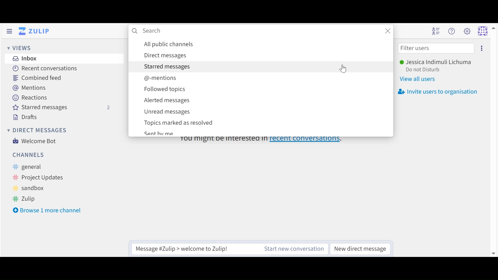 The image size is (498, 280). I want to click on Recent Conversations, so click(45, 68).